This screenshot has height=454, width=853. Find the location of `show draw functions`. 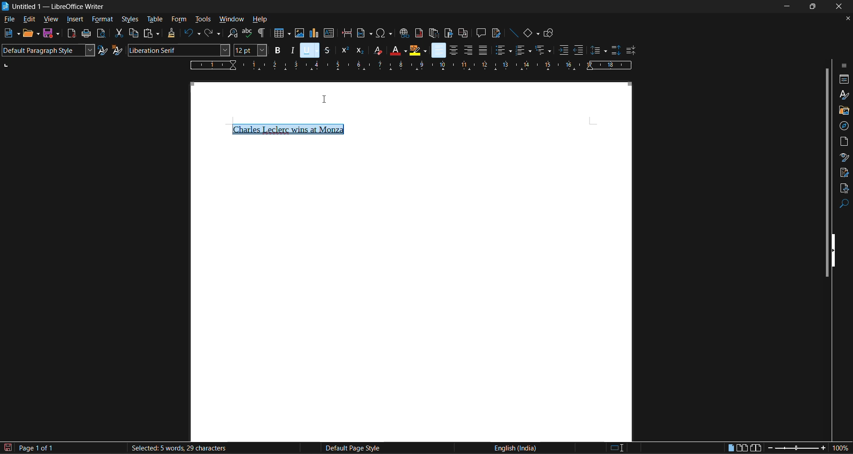

show draw functions is located at coordinates (550, 34).